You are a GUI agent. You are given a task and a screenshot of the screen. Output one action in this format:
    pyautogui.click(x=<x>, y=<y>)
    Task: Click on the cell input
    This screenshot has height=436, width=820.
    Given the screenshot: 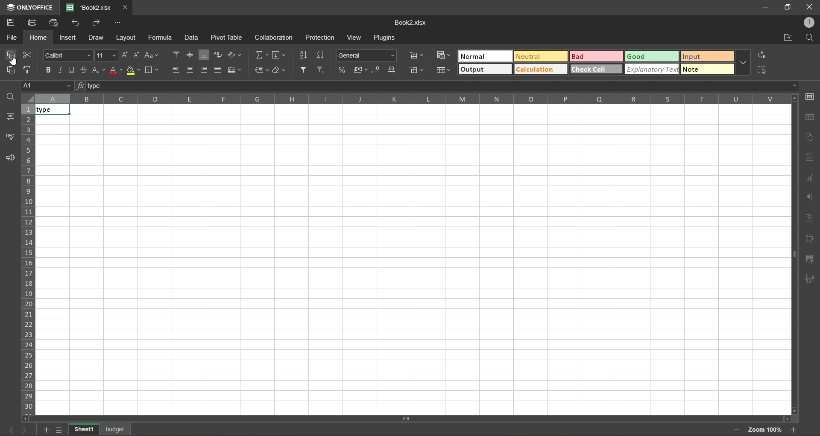 What is the action you would take?
    pyautogui.click(x=415, y=265)
    